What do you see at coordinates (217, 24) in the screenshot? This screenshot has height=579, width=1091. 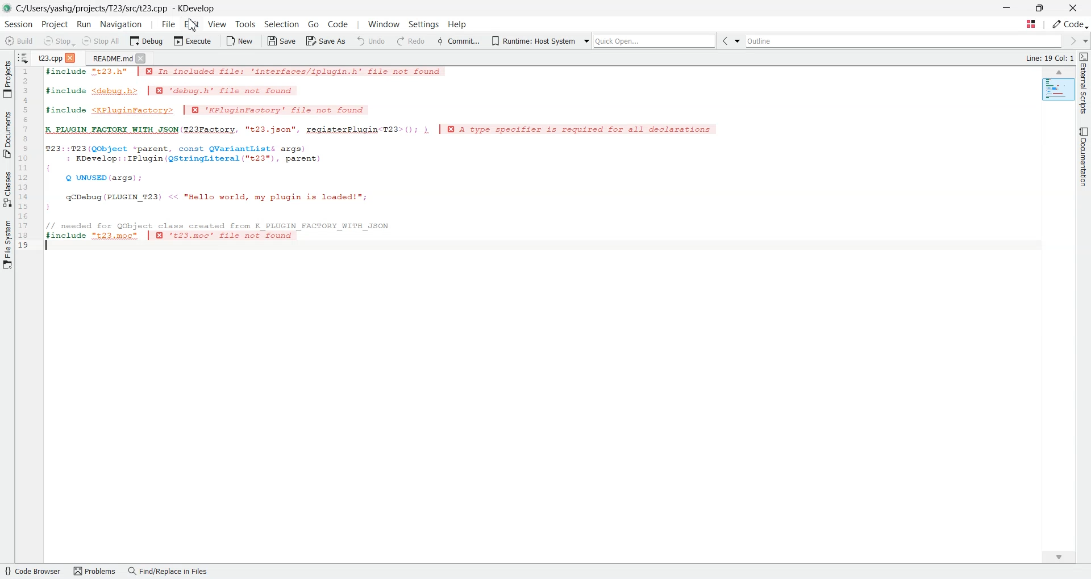 I see `View` at bounding box center [217, 24].